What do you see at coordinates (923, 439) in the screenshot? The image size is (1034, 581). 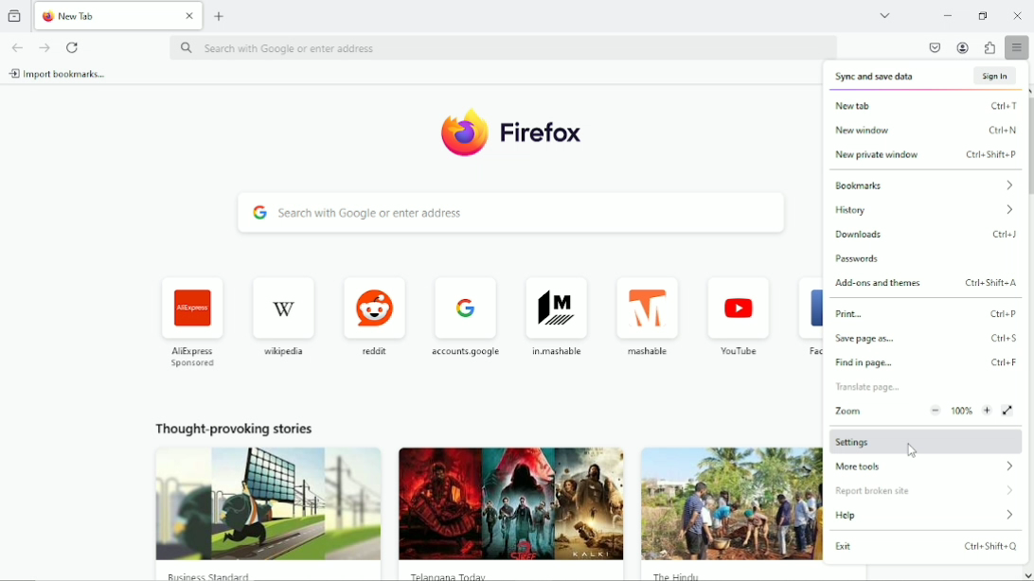 I see `settings` at bounding box center [923, 439].